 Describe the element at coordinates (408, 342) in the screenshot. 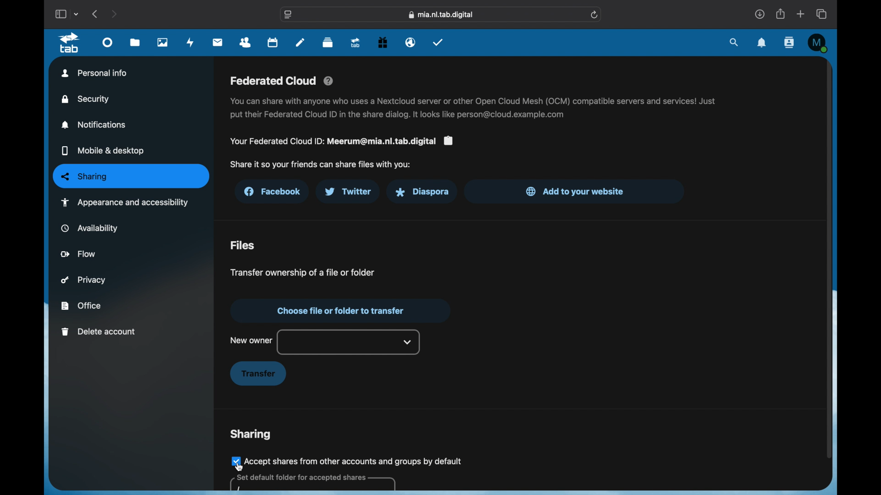

I see `dropdown` at that location.